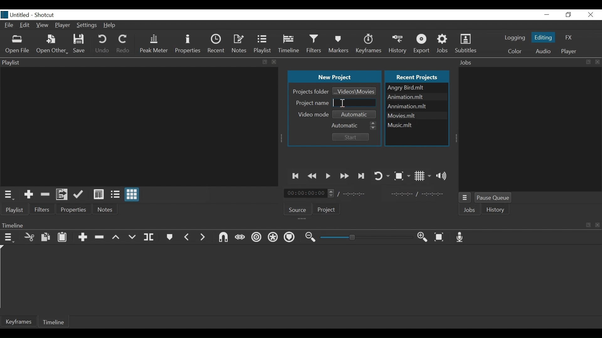 Image resolution: width=602 pixels, height=338 pixels. I want to click on Remove cut, so click(45, 194).